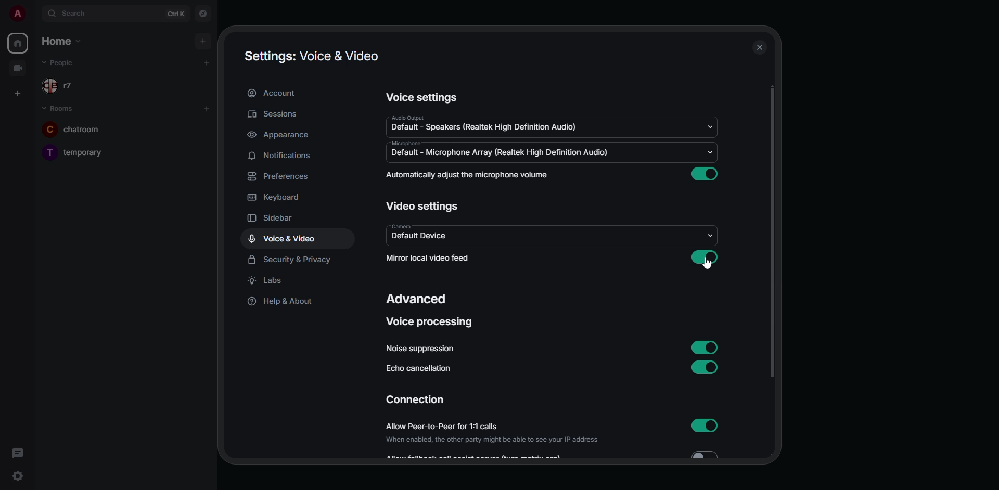  I want to click on microphone, so click(406, 143).